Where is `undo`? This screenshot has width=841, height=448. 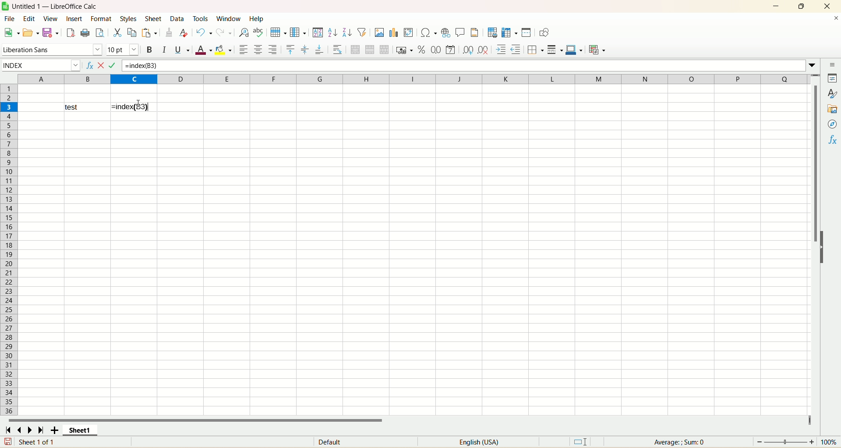 undo is located at coordinates (204, 32).